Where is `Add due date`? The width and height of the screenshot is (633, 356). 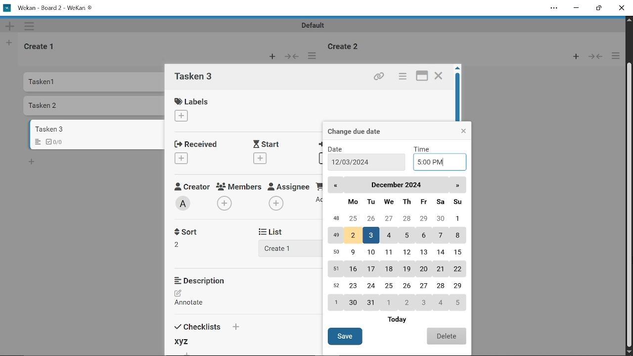
Add due date is located at coordinates (321, 159).